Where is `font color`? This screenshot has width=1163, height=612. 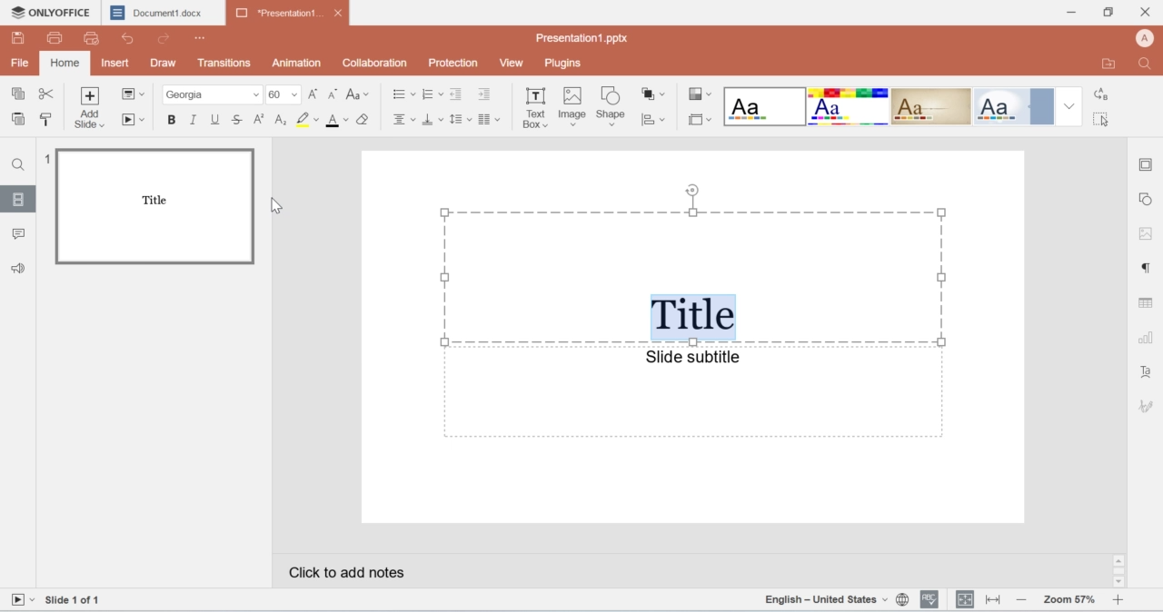 font color is located at coordinates (337, 122).